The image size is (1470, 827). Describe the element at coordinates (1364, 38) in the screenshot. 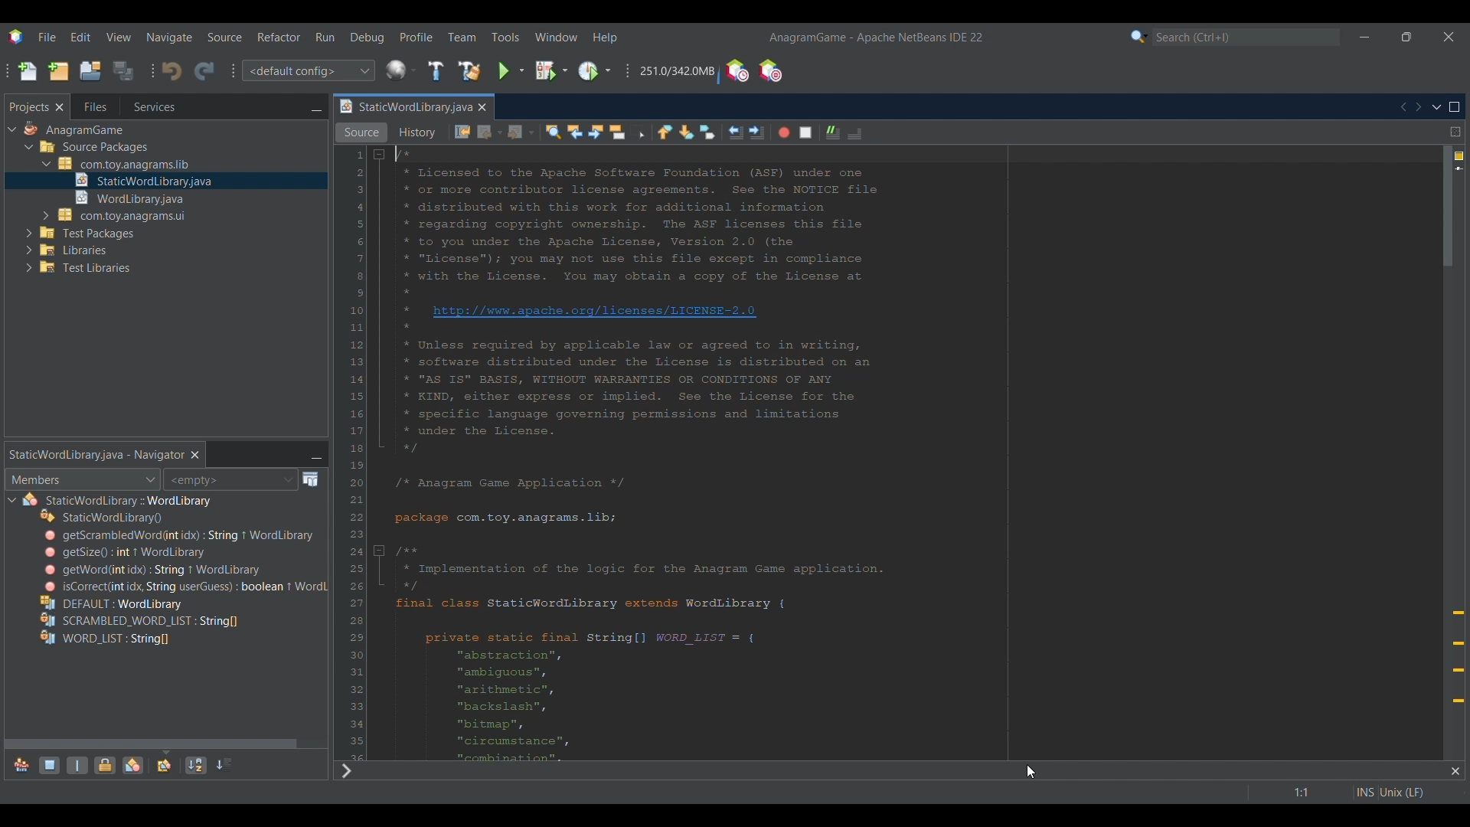

I see `Minimize` at that location.